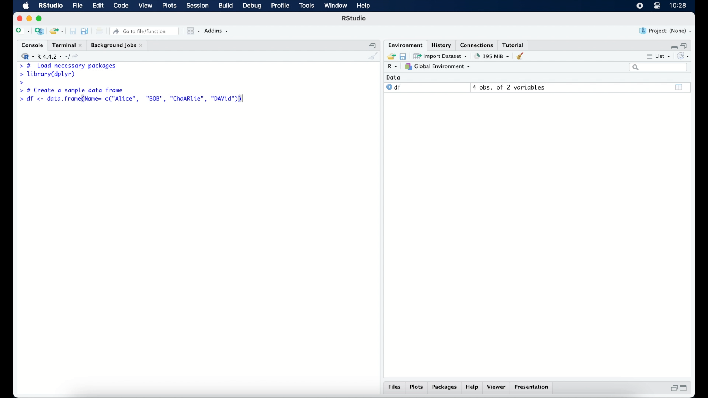 Image resolution: width=708 pixels, height=398 pixels. I want to click on R Studio, so click(51, 6).